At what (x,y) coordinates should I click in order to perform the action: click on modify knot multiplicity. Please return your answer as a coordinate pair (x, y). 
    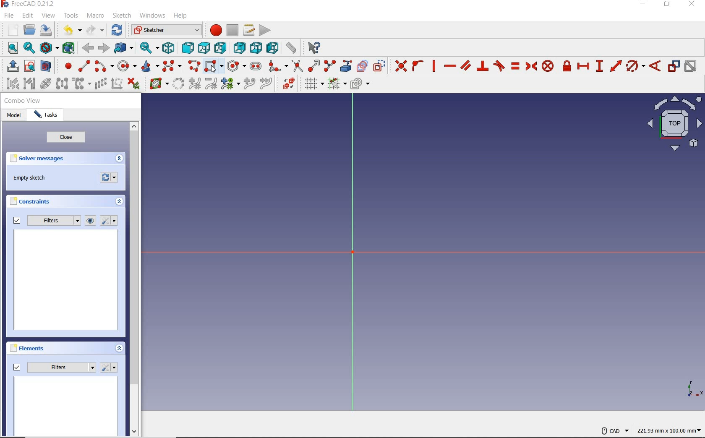
    Looking at the image, I should click on (230, 84).